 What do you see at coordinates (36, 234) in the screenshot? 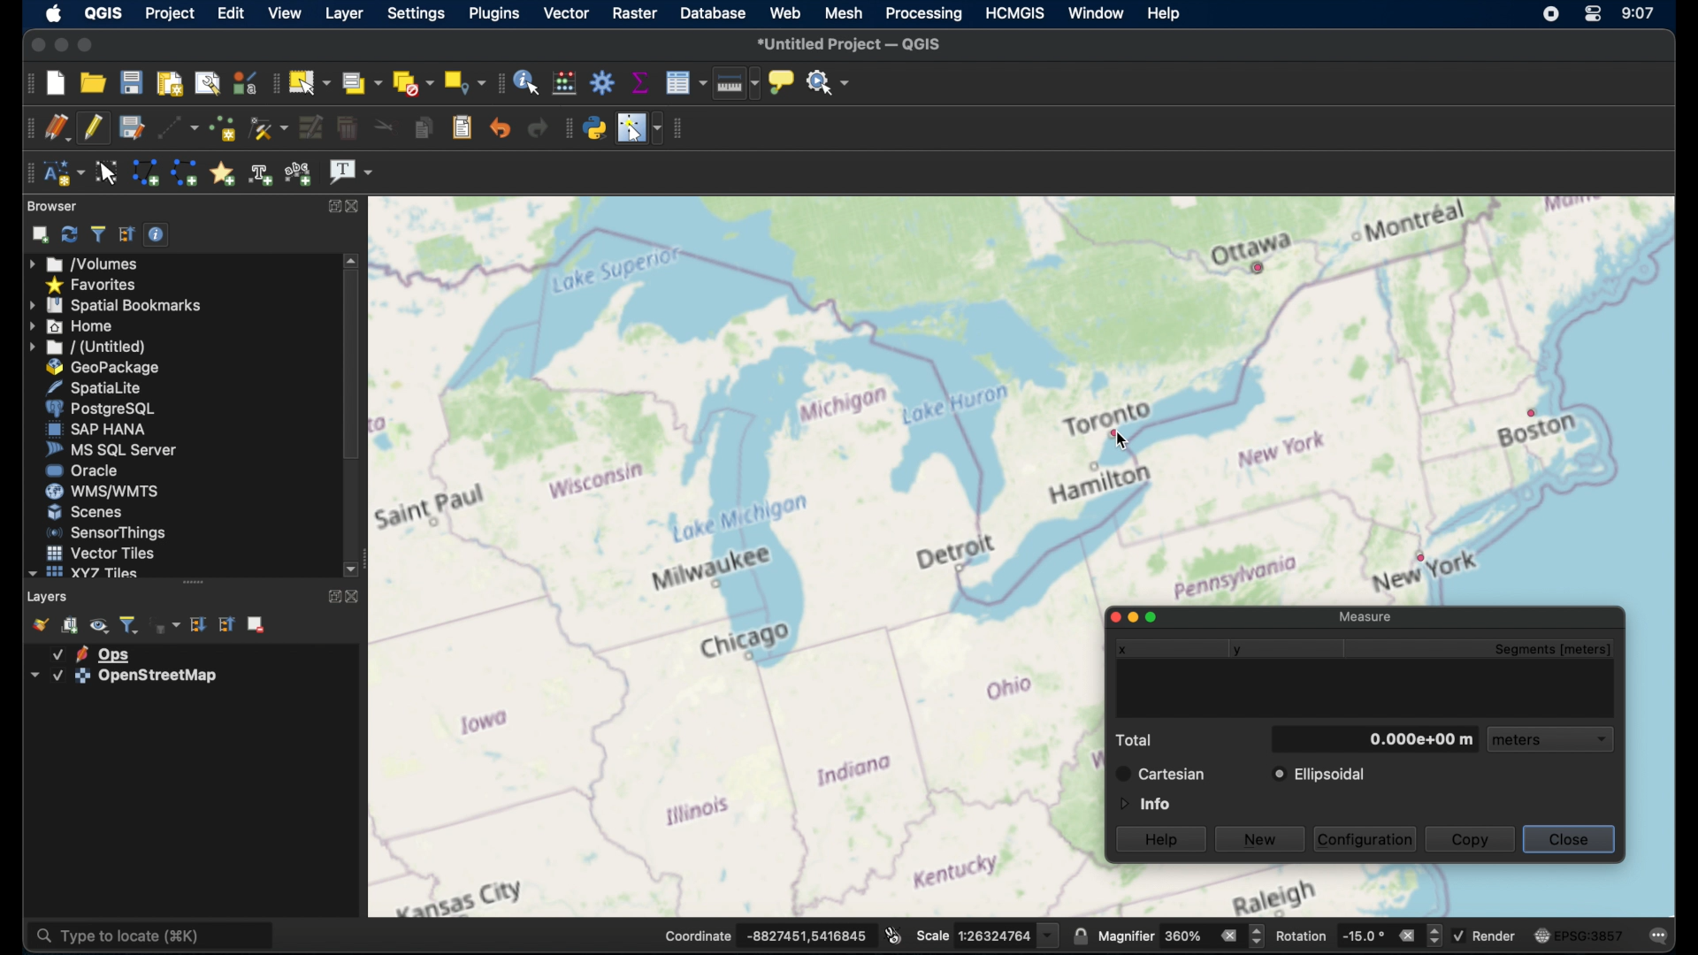
I see `add selected layers` at bounding box center [36, 234].